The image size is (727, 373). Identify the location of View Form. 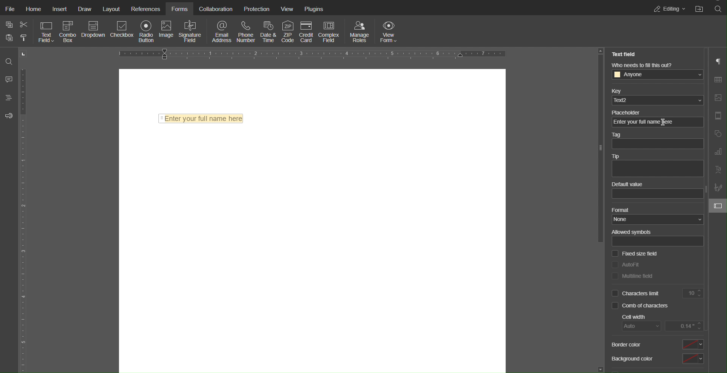
(390, 31).